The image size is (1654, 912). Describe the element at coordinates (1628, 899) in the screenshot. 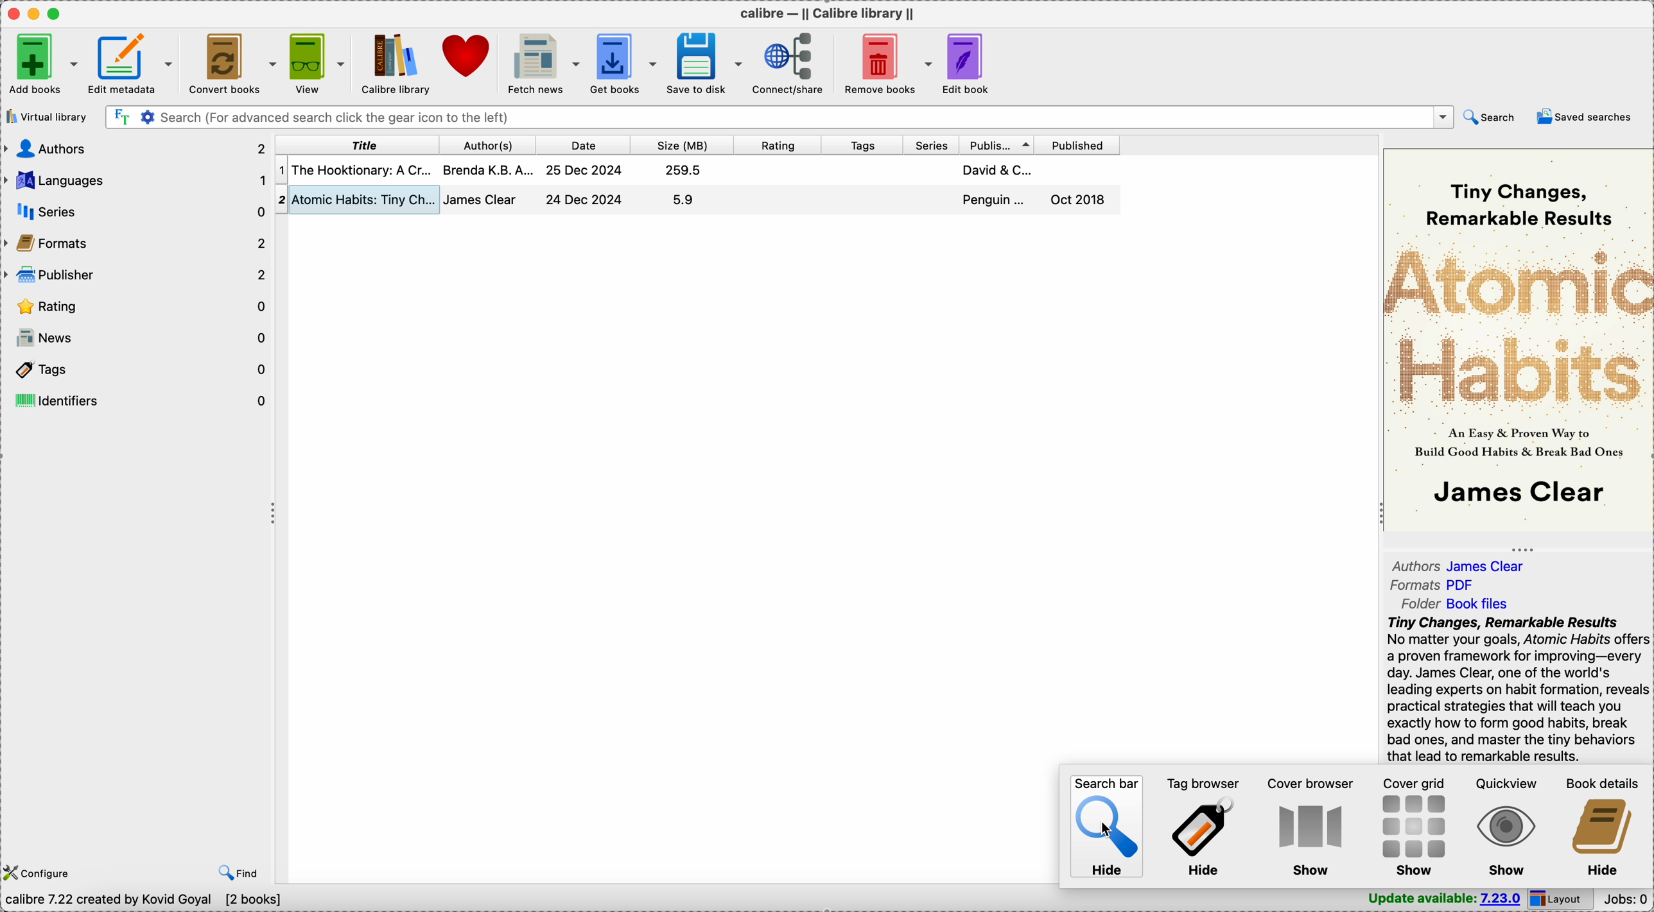

I see `Jobs: 0` at that location.